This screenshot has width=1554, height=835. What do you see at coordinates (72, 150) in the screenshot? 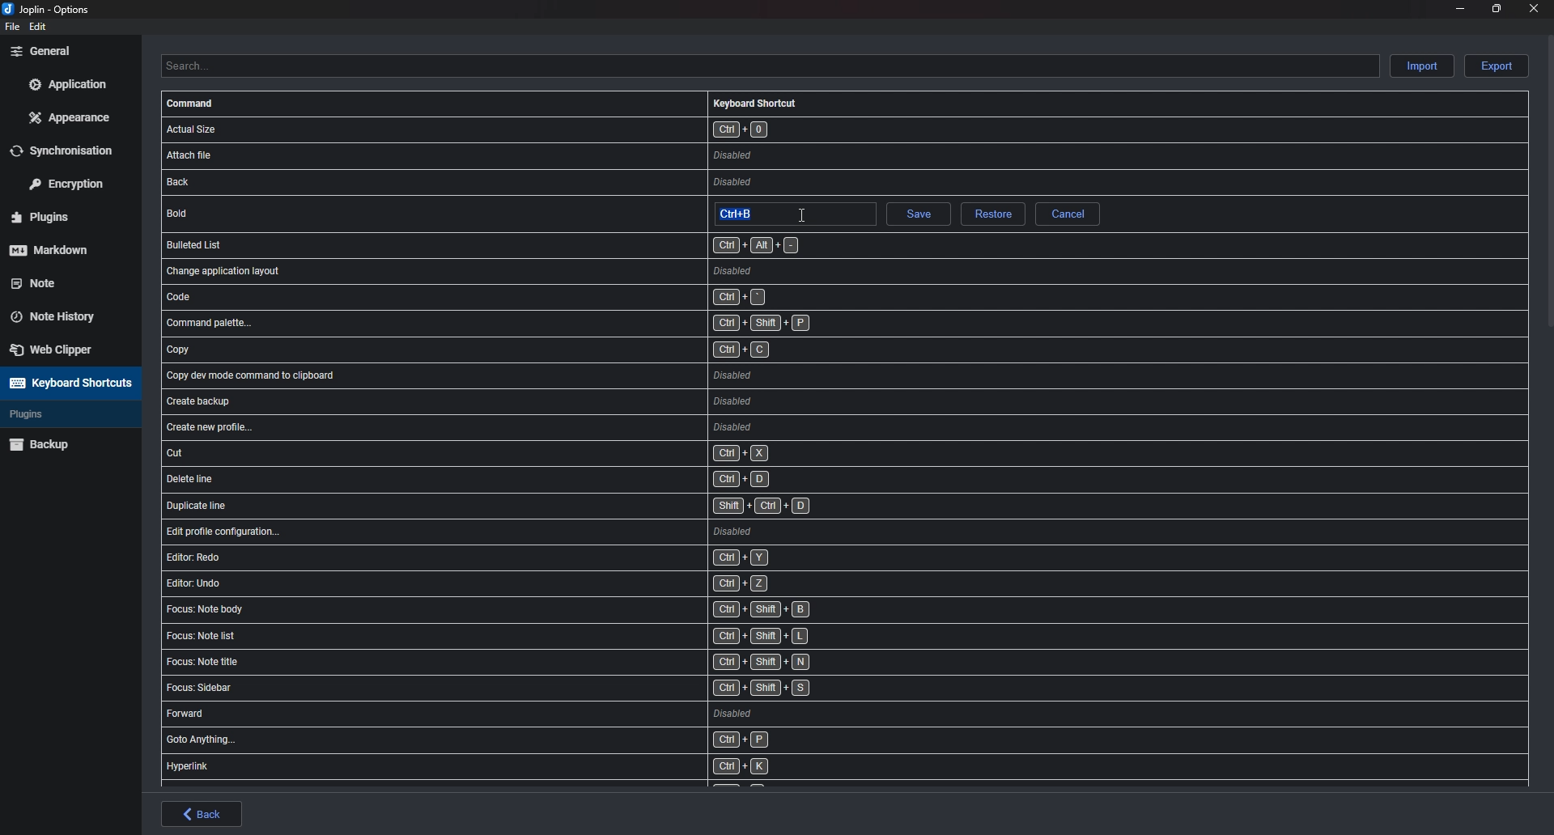
I see `Synchronization` at bounding box center [72, 150].